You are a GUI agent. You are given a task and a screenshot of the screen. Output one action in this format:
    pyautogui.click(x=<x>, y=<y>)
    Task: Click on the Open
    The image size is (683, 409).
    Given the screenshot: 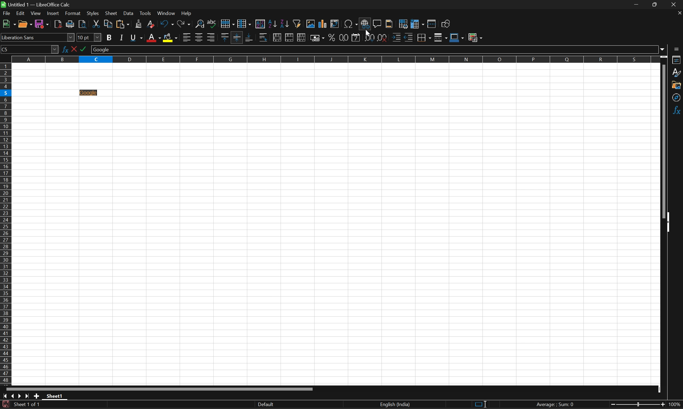 What is the action you would take?
    pyautogui.click(x=25, y=24)
    